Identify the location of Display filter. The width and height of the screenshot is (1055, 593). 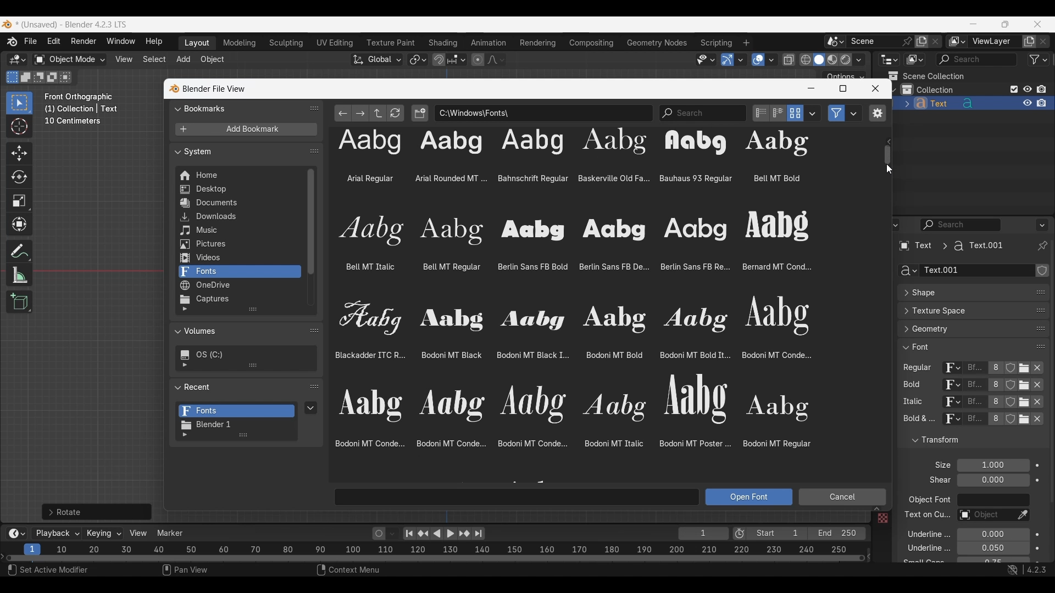
(976, 59).